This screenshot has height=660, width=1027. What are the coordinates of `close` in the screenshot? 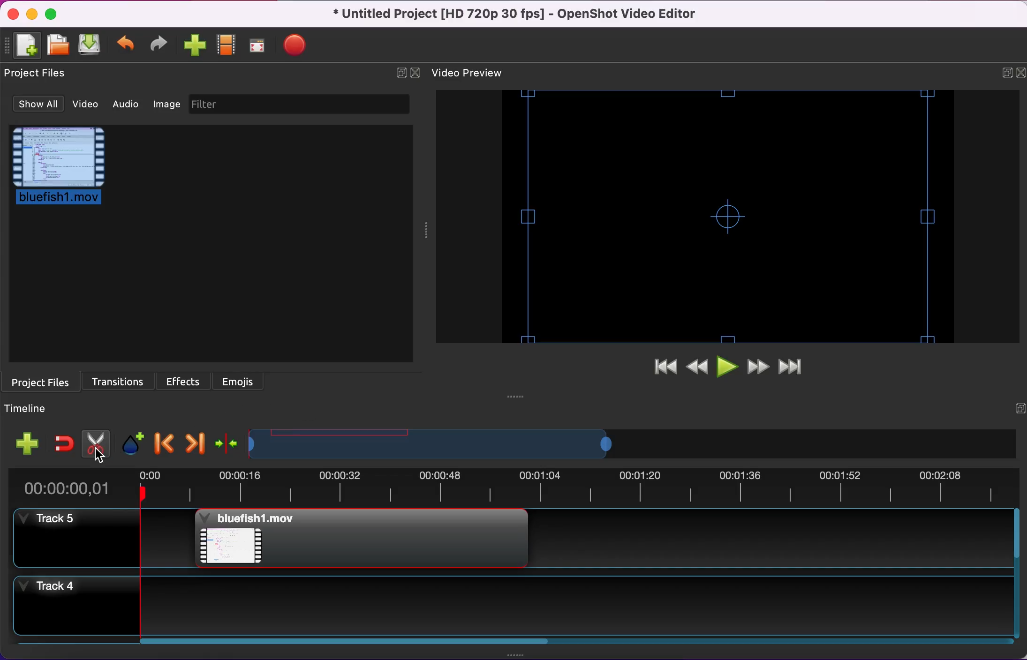 It's located at (1020, 72).